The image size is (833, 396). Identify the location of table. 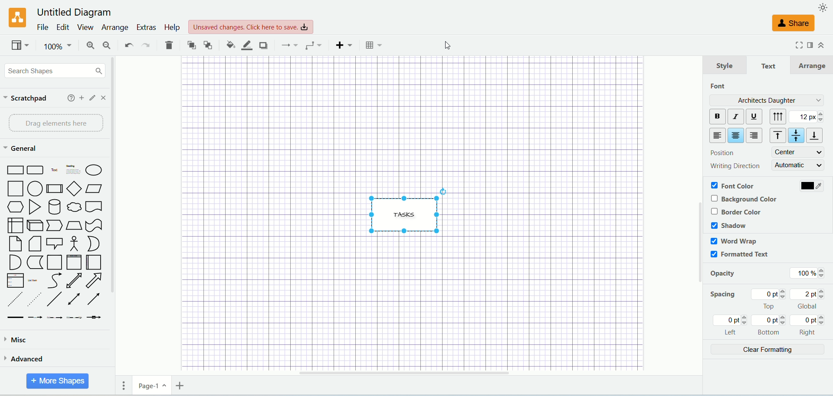
(375, 45).